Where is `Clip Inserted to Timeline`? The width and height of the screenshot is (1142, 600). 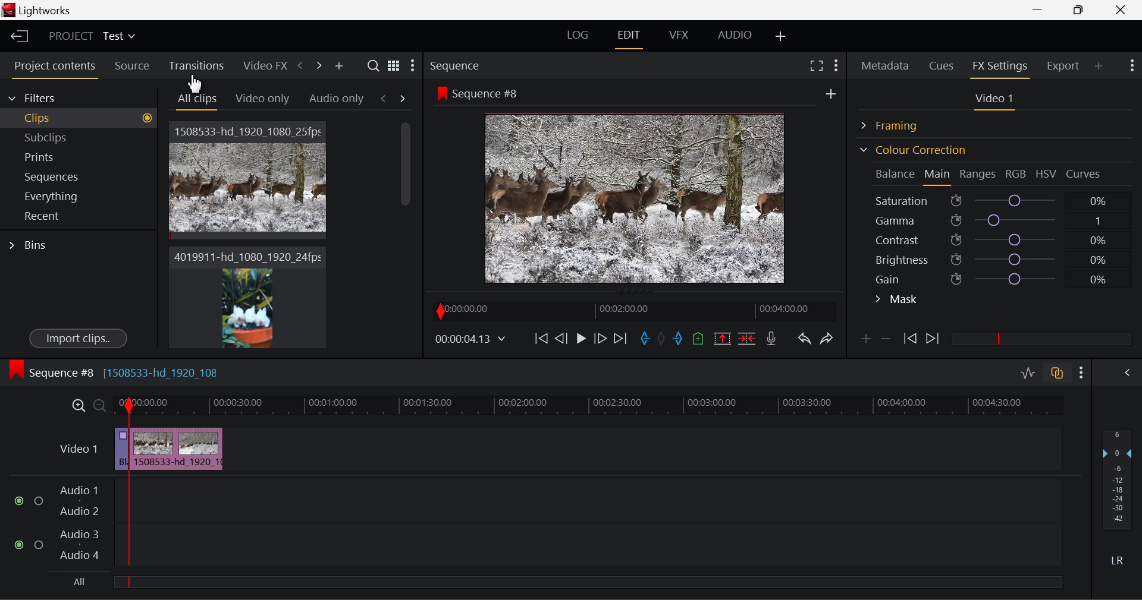 Clip Inserted to Timeline is located at coordinates (176, 448).